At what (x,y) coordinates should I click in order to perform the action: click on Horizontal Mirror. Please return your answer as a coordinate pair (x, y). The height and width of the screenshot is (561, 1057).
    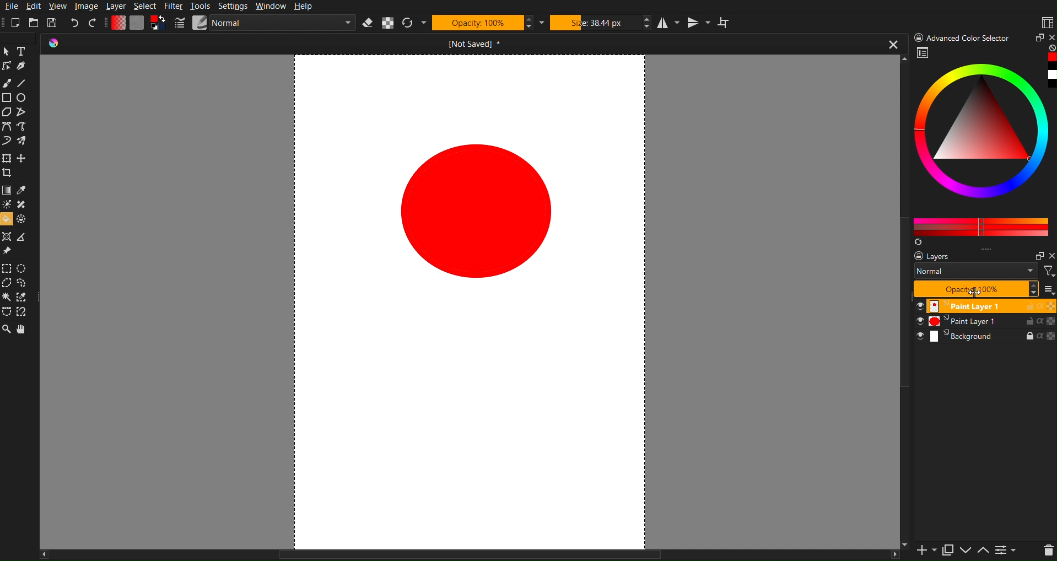
    Looking at the image, I should click on (671, 23).